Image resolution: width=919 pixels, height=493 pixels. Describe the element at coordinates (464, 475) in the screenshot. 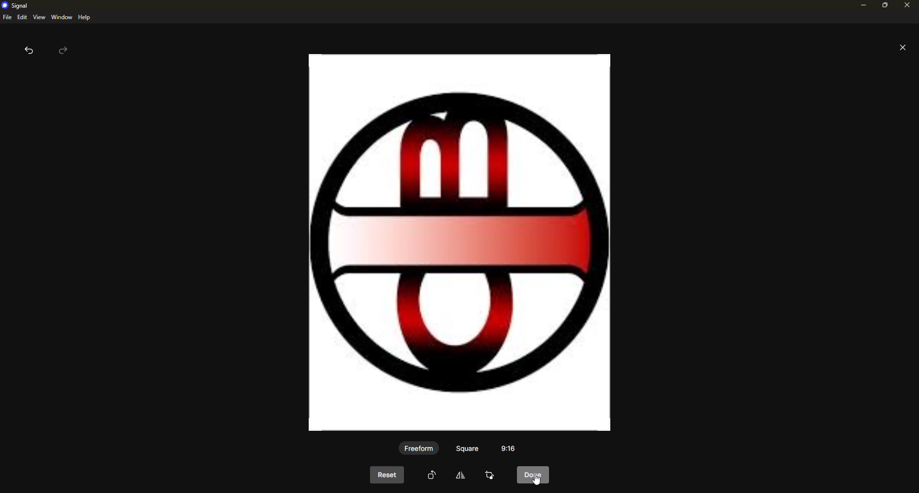

I see `edit` at that location.